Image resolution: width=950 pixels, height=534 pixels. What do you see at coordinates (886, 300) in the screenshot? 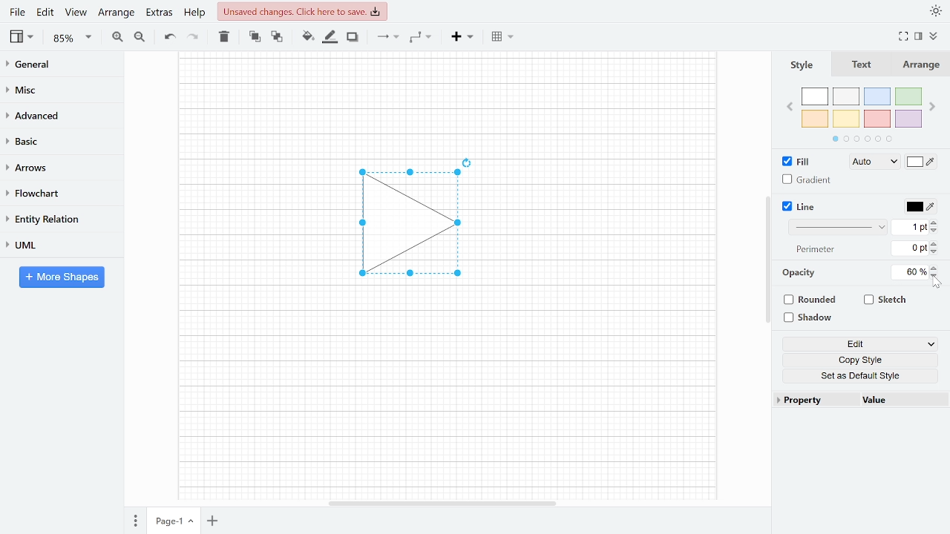
I see `Sketch` at bounding box center [886, 300].